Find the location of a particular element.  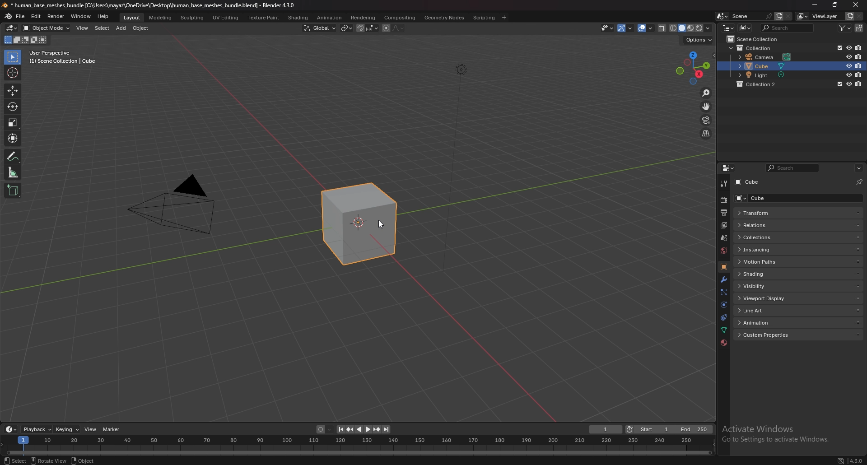

rotate is located at coordinates (13, 106).